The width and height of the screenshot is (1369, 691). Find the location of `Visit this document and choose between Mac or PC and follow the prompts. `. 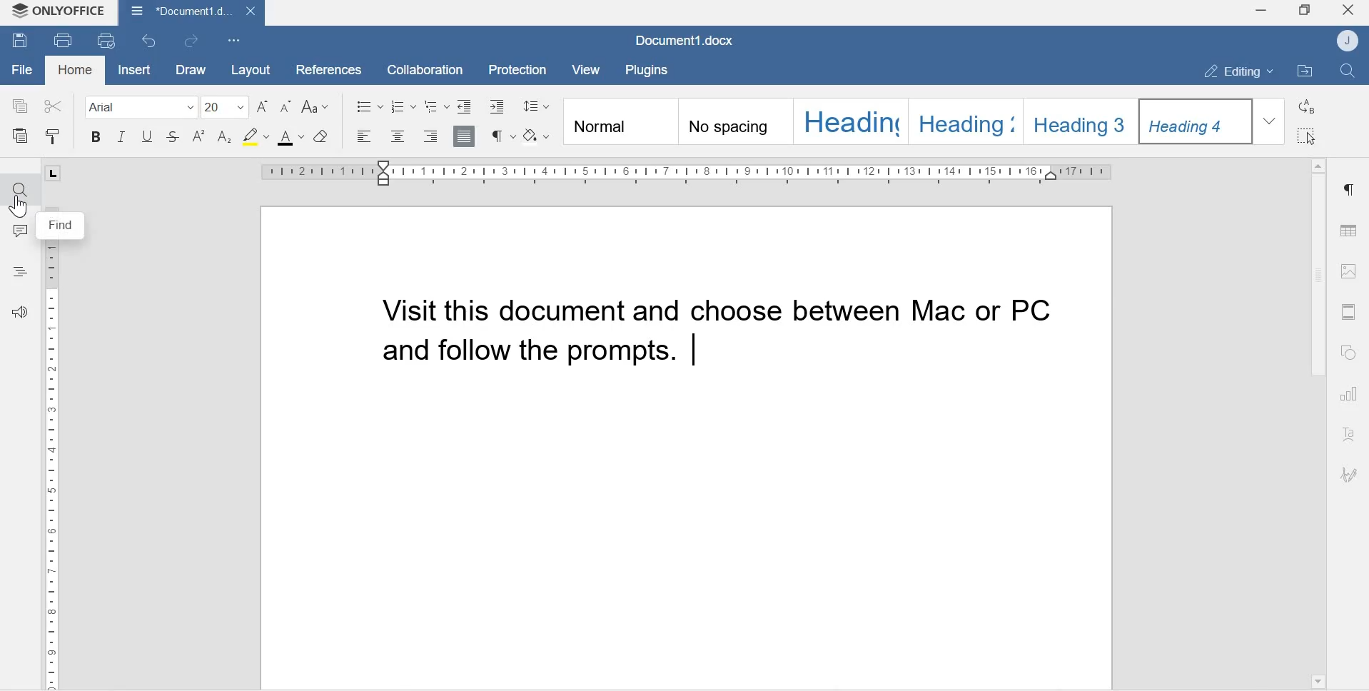

Visit this document and choose between Mac or PC and follow the prompts.  is located at coordinates (705, 333).